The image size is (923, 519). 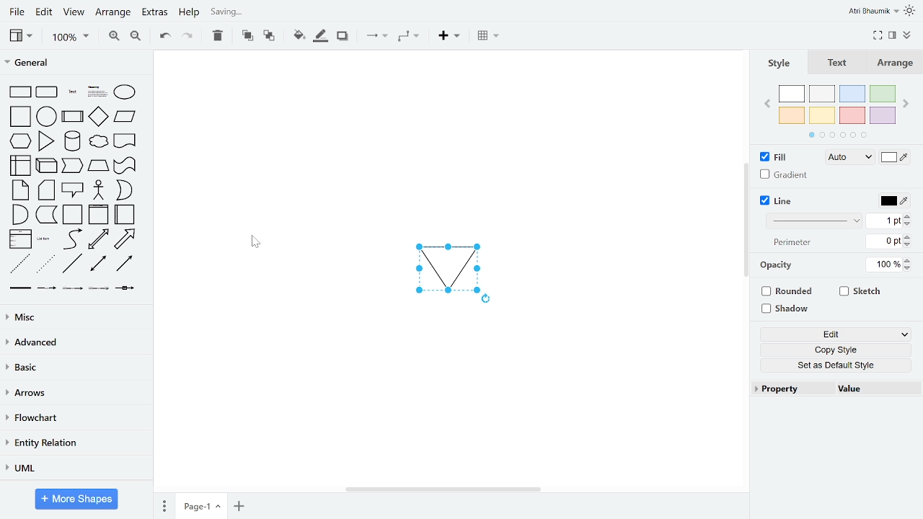 I want to click on card, so click(x=46, y=190).